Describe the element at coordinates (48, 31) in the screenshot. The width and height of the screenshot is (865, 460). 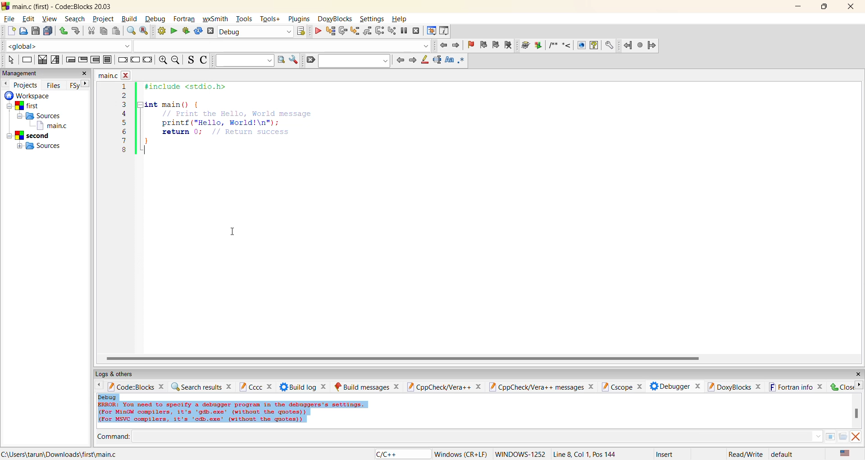
I see `save all` at that location.